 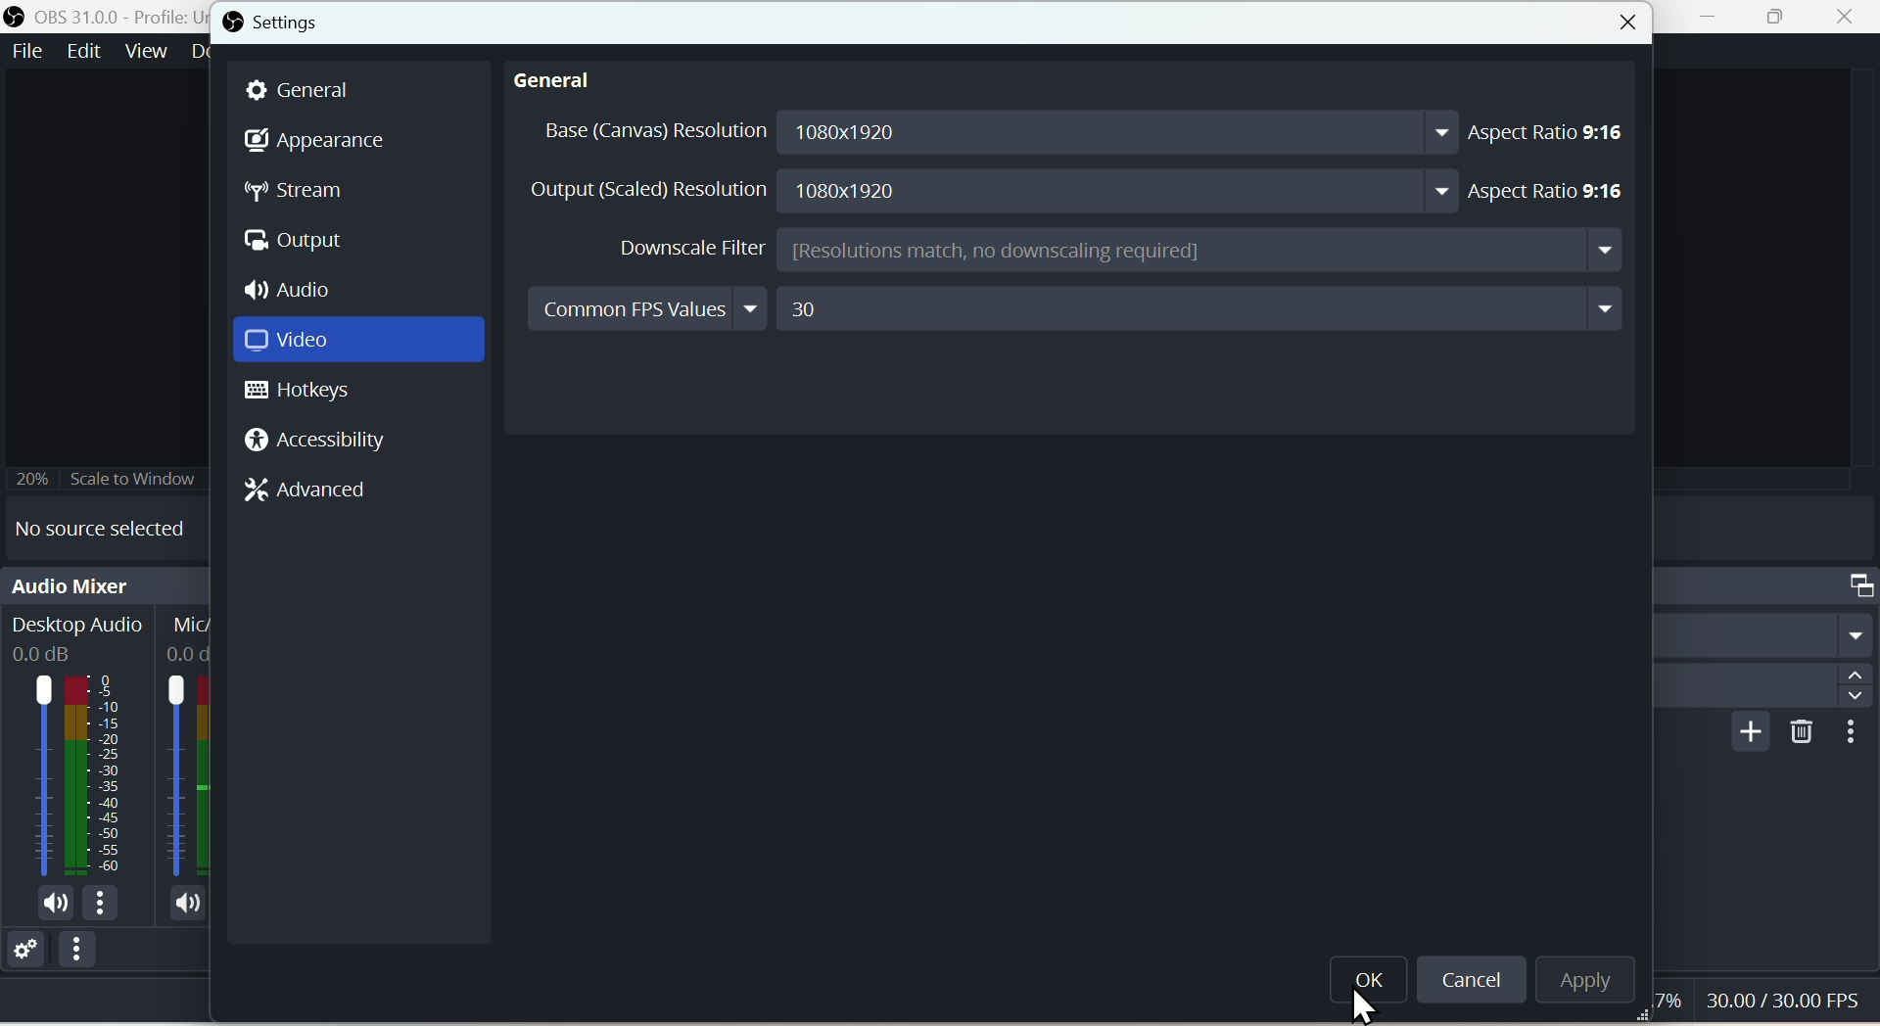 I want to click on okay, so click(x=1372, y=989).